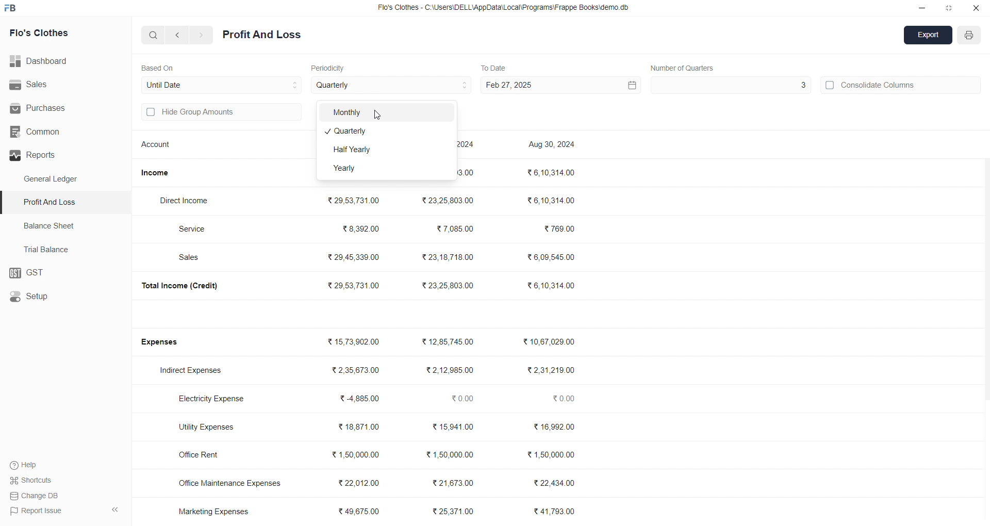 This screenshot has height=526, width=990. I want to click on Report Issue, so click(37, 510).